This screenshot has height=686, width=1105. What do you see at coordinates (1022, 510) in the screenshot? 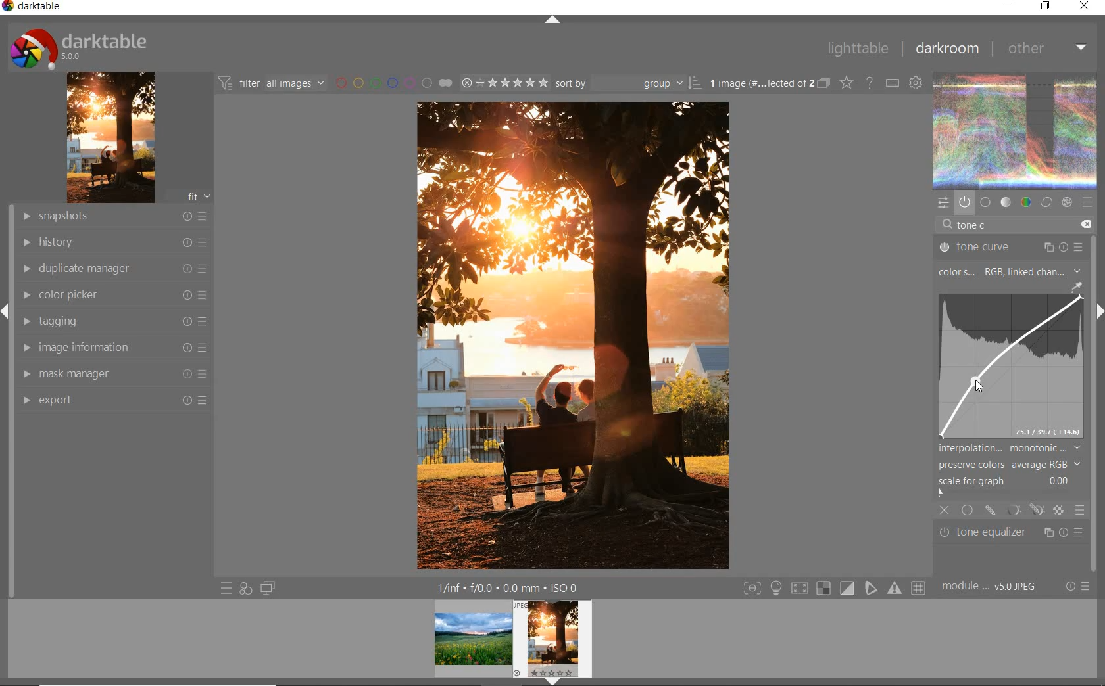
I see `mask options` at bounding box center [1022, 510].